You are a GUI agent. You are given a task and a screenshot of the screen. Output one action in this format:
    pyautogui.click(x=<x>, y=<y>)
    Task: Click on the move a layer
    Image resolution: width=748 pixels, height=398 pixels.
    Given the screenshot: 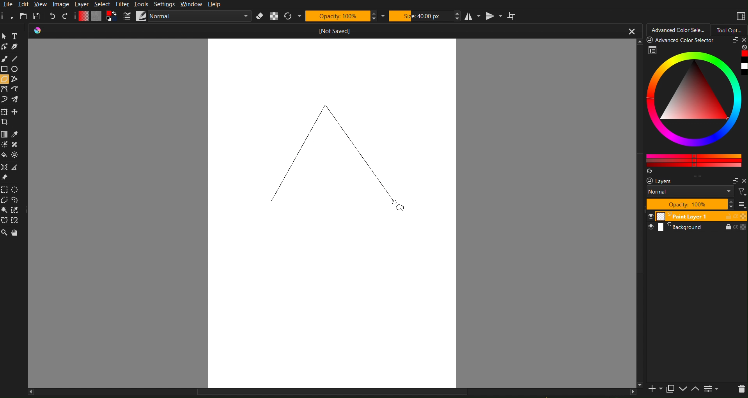 What is the action you would take?
    pyautogui.click(x=16, y=111)
    